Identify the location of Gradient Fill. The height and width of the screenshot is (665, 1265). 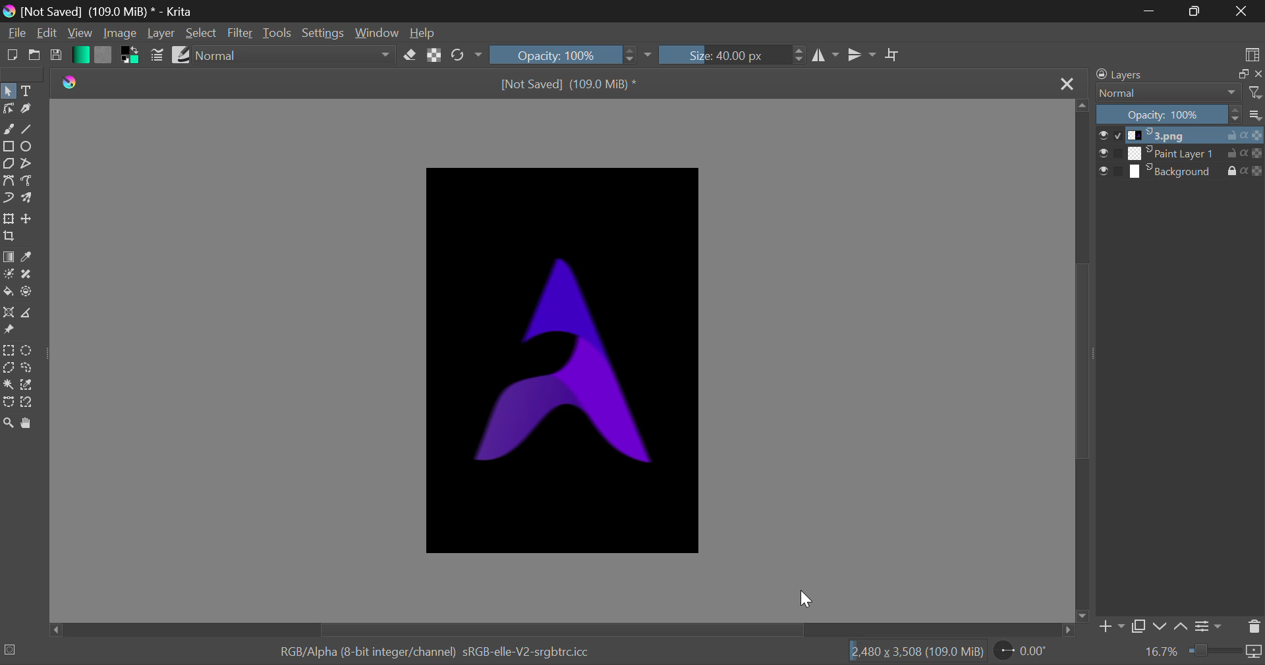
(8, 257).